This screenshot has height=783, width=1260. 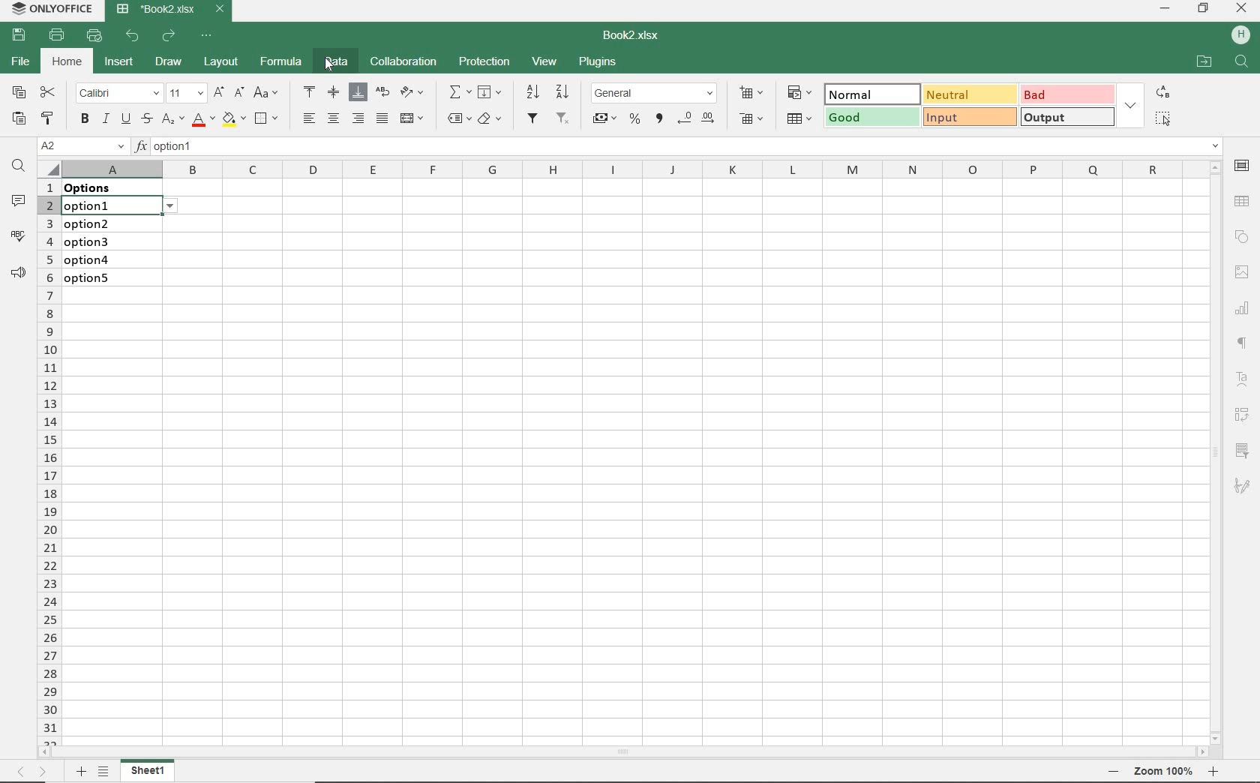 I want to click on FONT COLOR, so click(x=202, y=121).